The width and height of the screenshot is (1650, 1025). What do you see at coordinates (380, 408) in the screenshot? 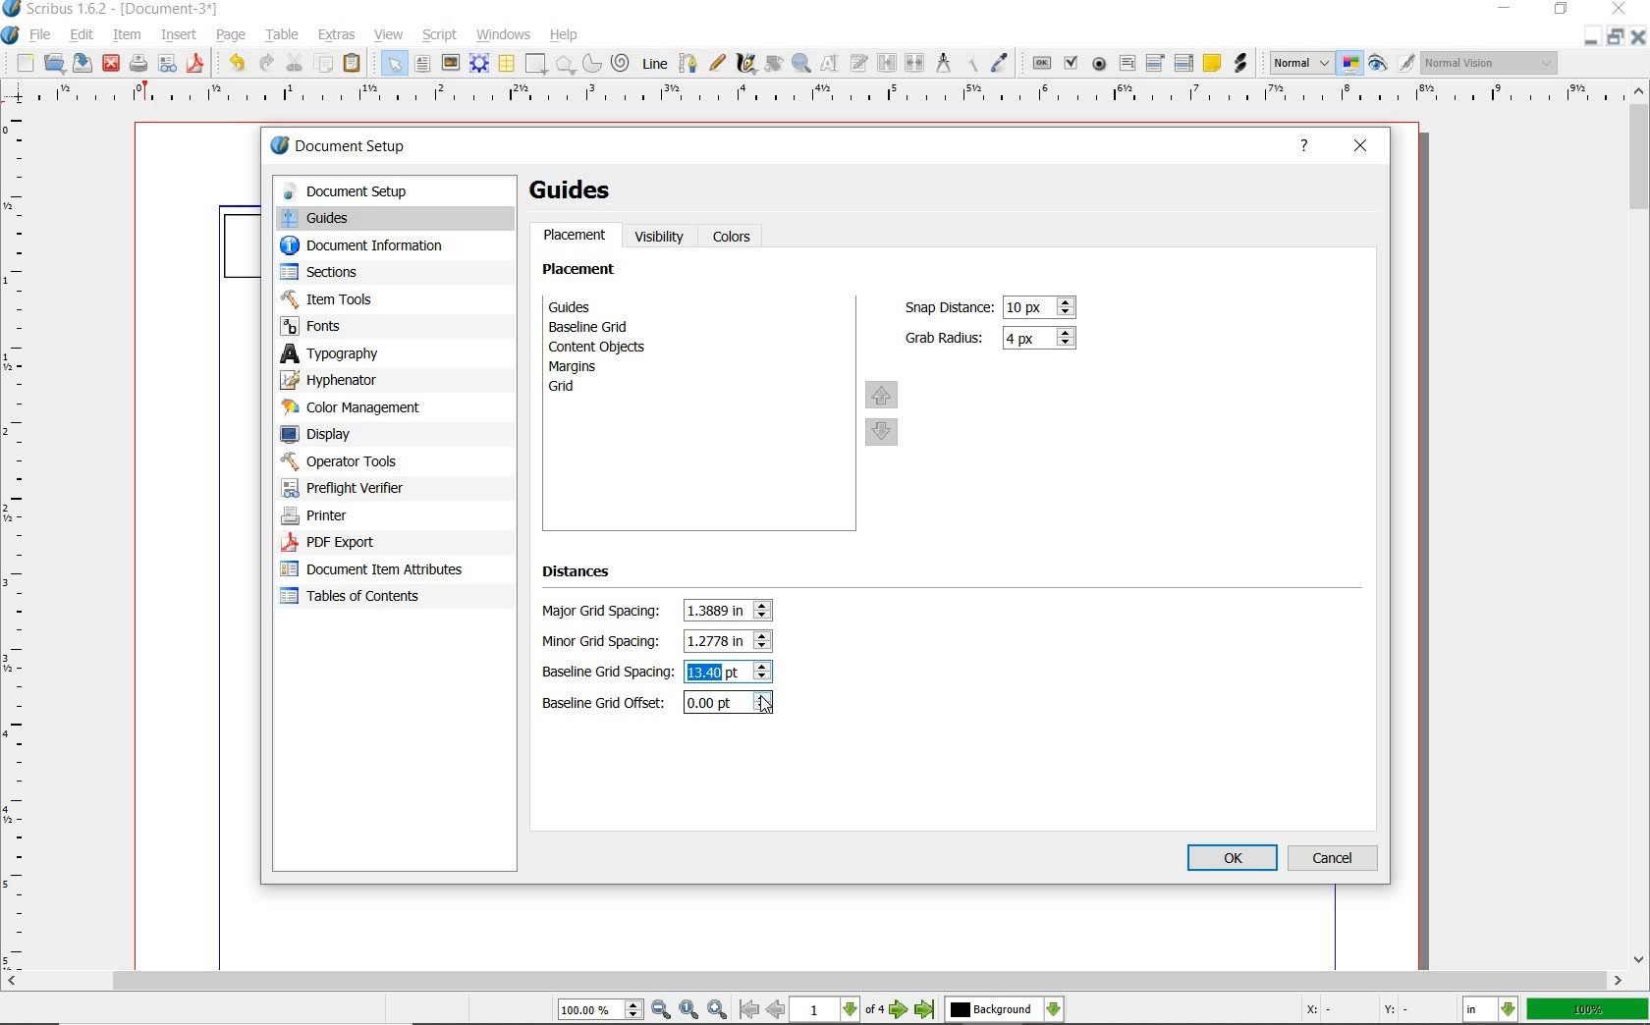
I see `color management` at bounding box center [380, 408].